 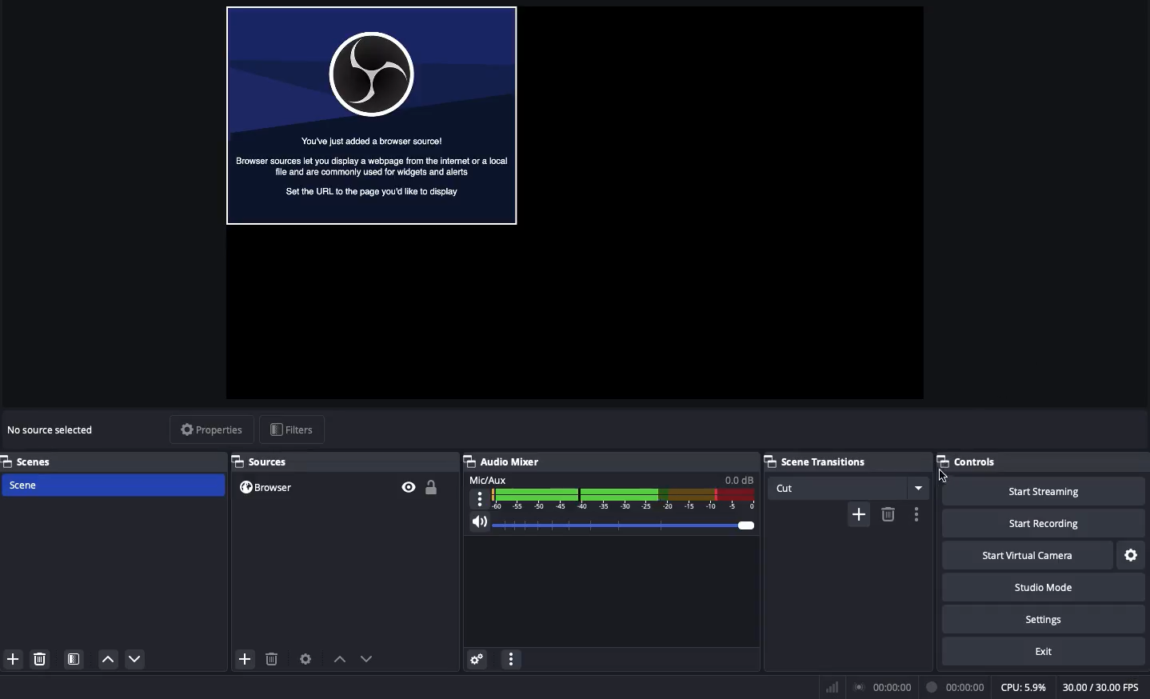 What do you see at coordinates (1025, 557) in the screenshot?
I see `Start virtual camera` at bounding box center [1025, 557].